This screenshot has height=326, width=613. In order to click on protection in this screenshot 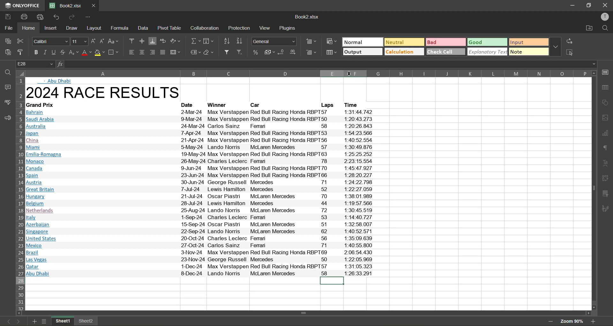, I will do `click(239, 28)`.